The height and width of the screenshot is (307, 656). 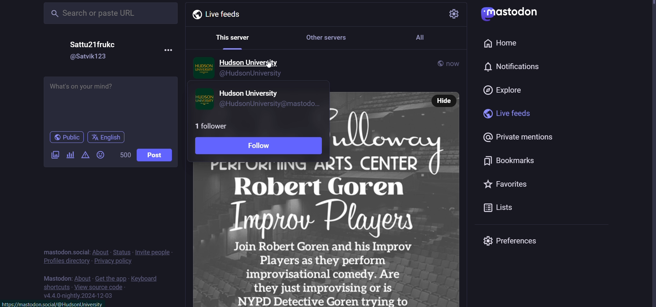 What do you see at coordinates (81, 252) in the screenshot?
I see `social` at bounding box center [81, 252].